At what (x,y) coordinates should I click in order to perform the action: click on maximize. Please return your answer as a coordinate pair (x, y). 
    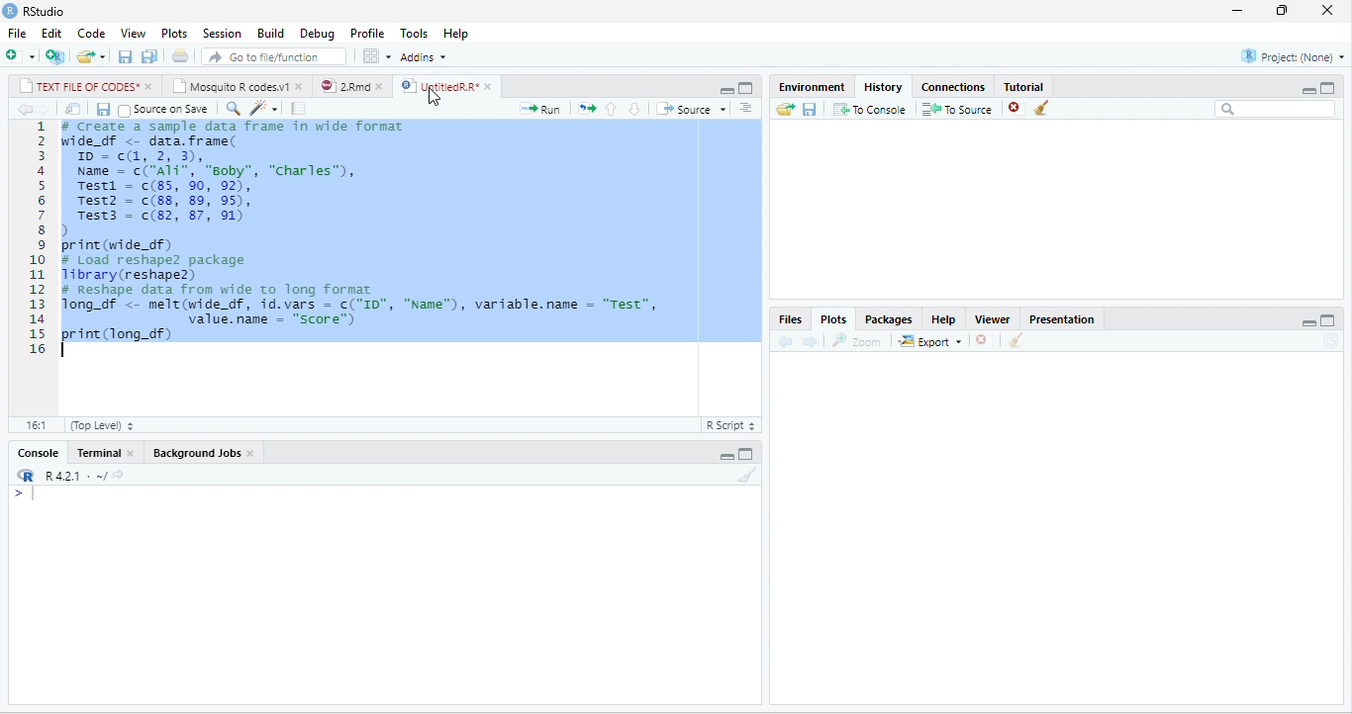
    Looking at the image, I should click on (1329, 320).